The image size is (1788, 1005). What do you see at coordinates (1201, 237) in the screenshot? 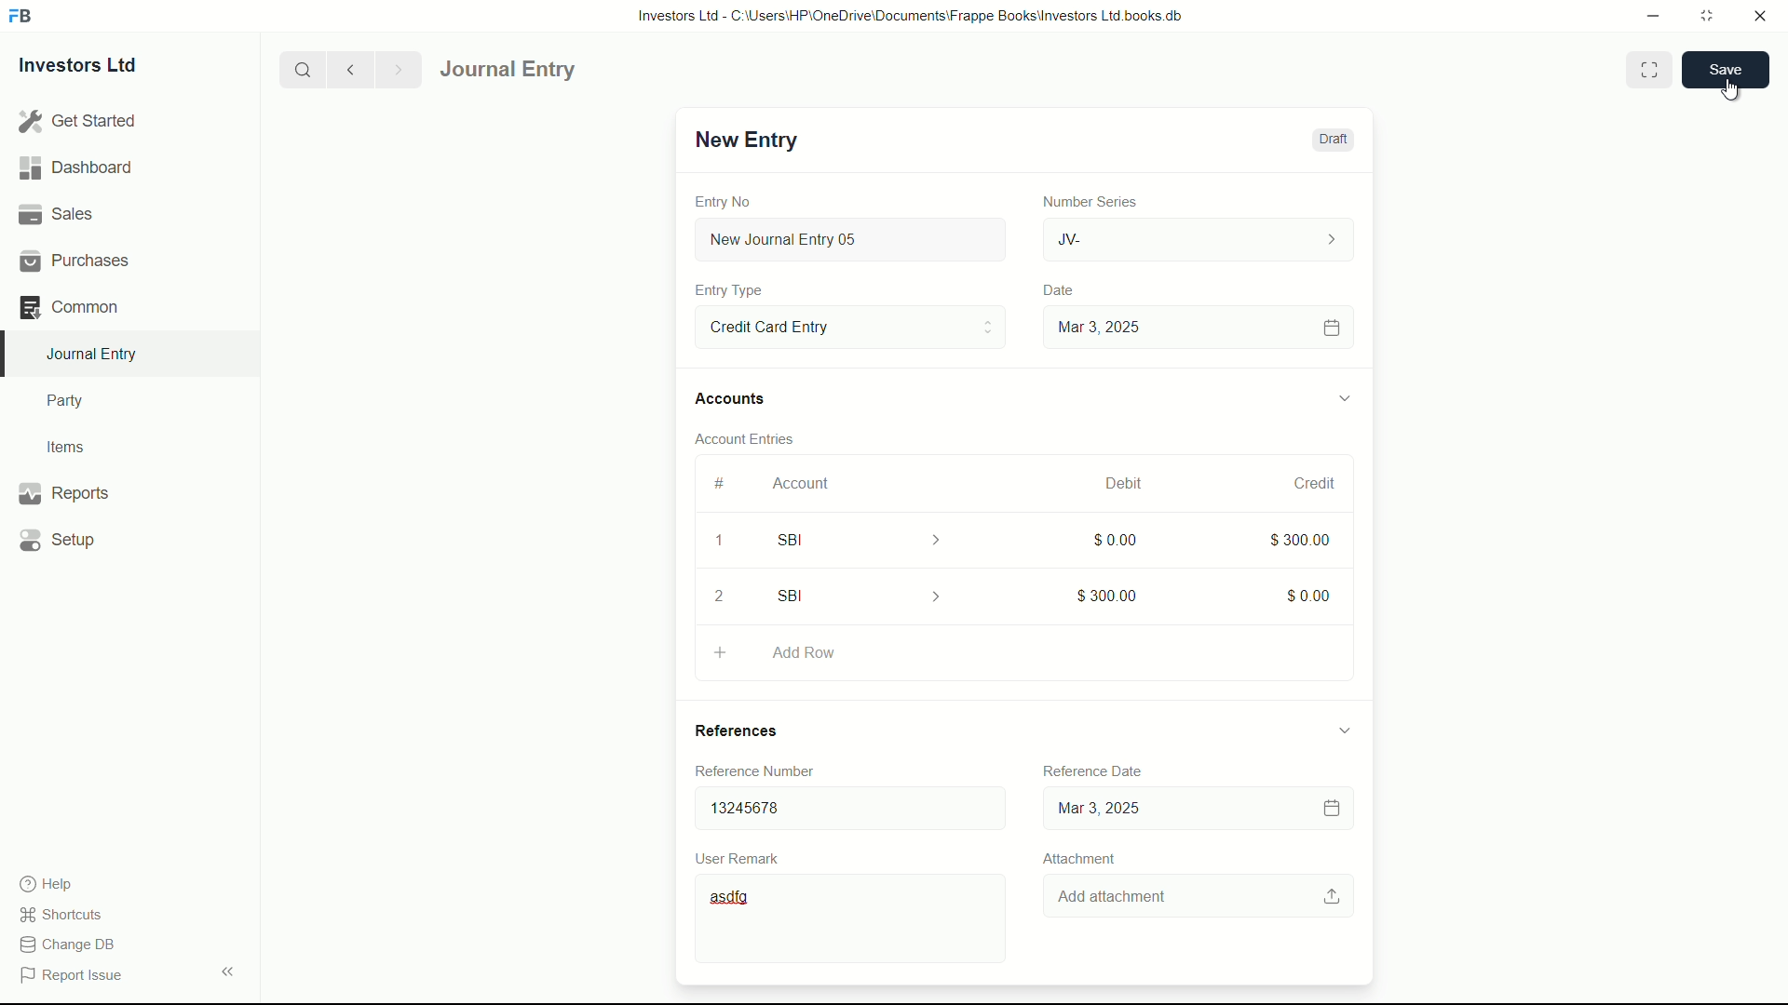
I see `JV` at bounding box center [1201, 237].